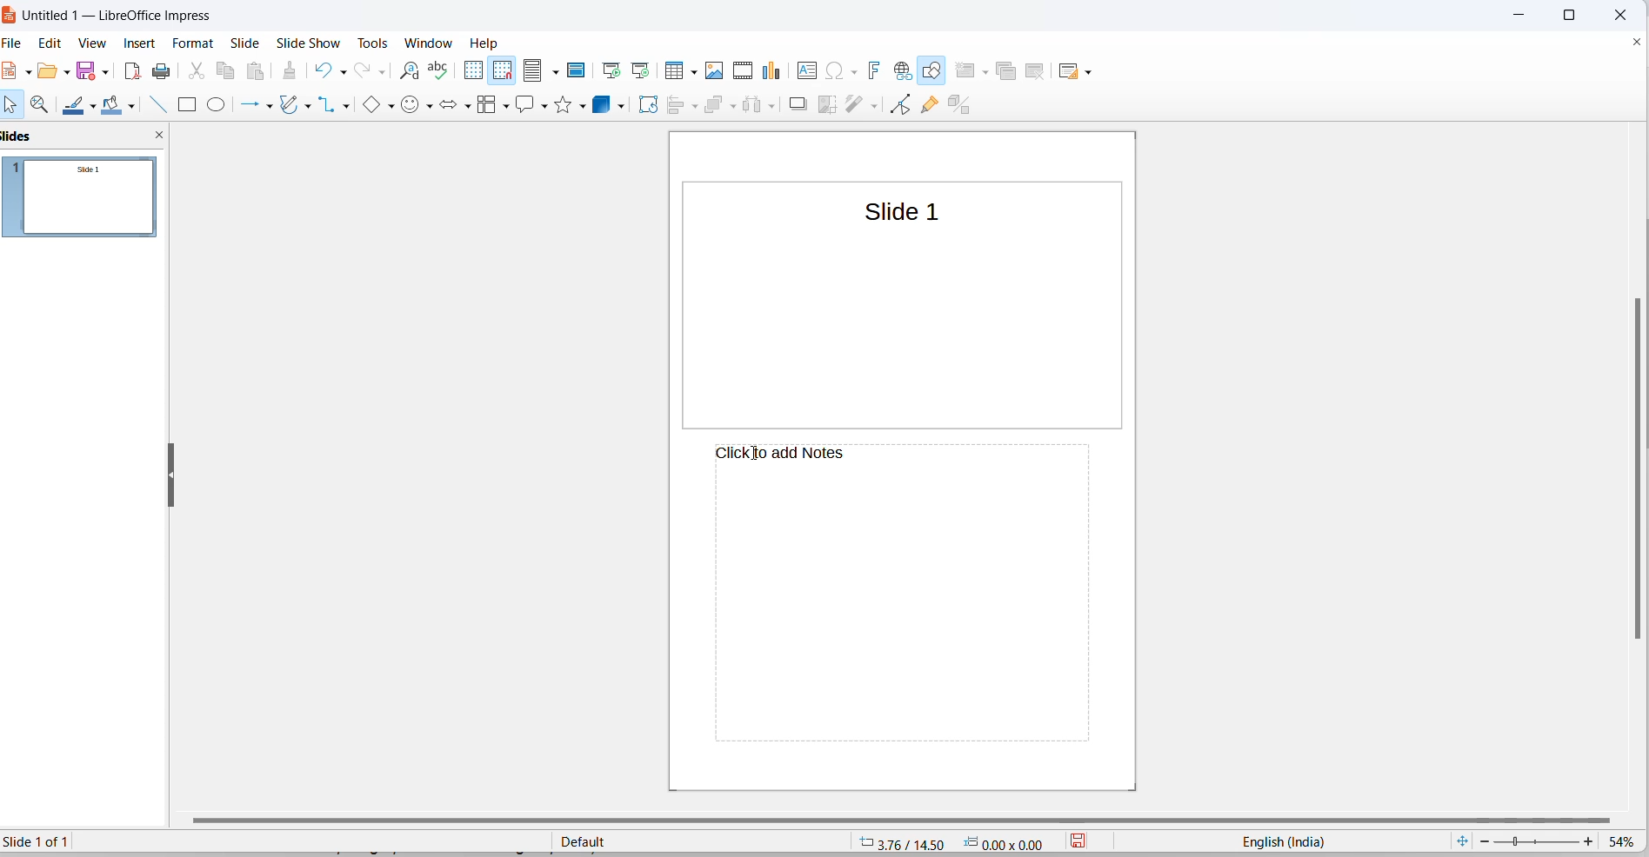 This screenshot has height=857, width=1649. What do you see at coordinates (196, 43) in the screenshot?
I see `format` at bounding box center [196, 43].